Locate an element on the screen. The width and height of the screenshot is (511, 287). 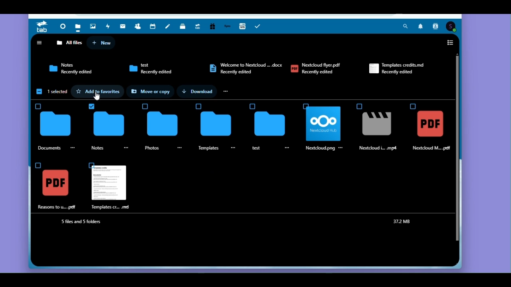
Photos is located at coordinates (151, 147).